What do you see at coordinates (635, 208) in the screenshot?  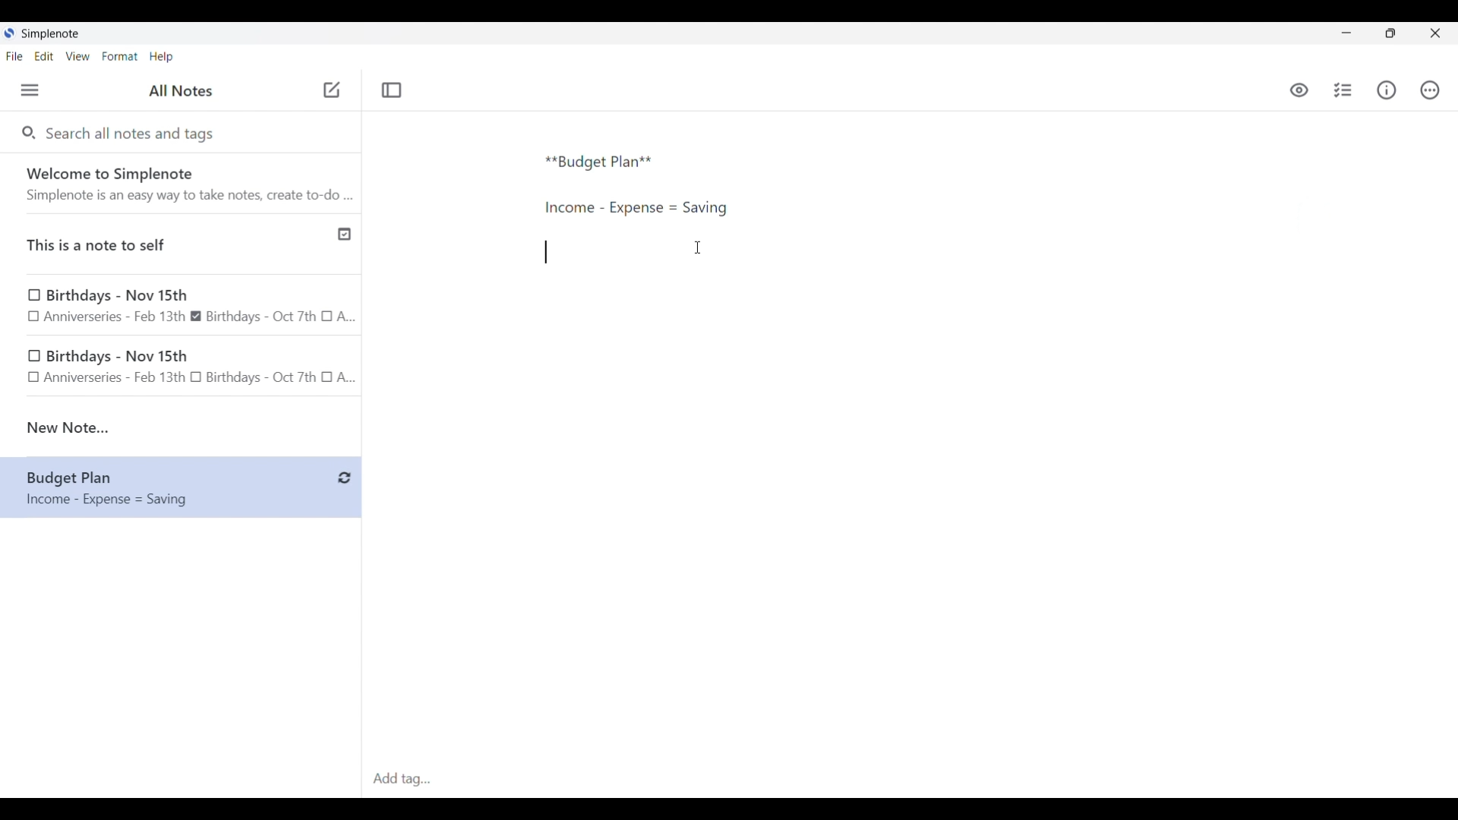 I see `More text typed in` at bounding box center [635, 208].